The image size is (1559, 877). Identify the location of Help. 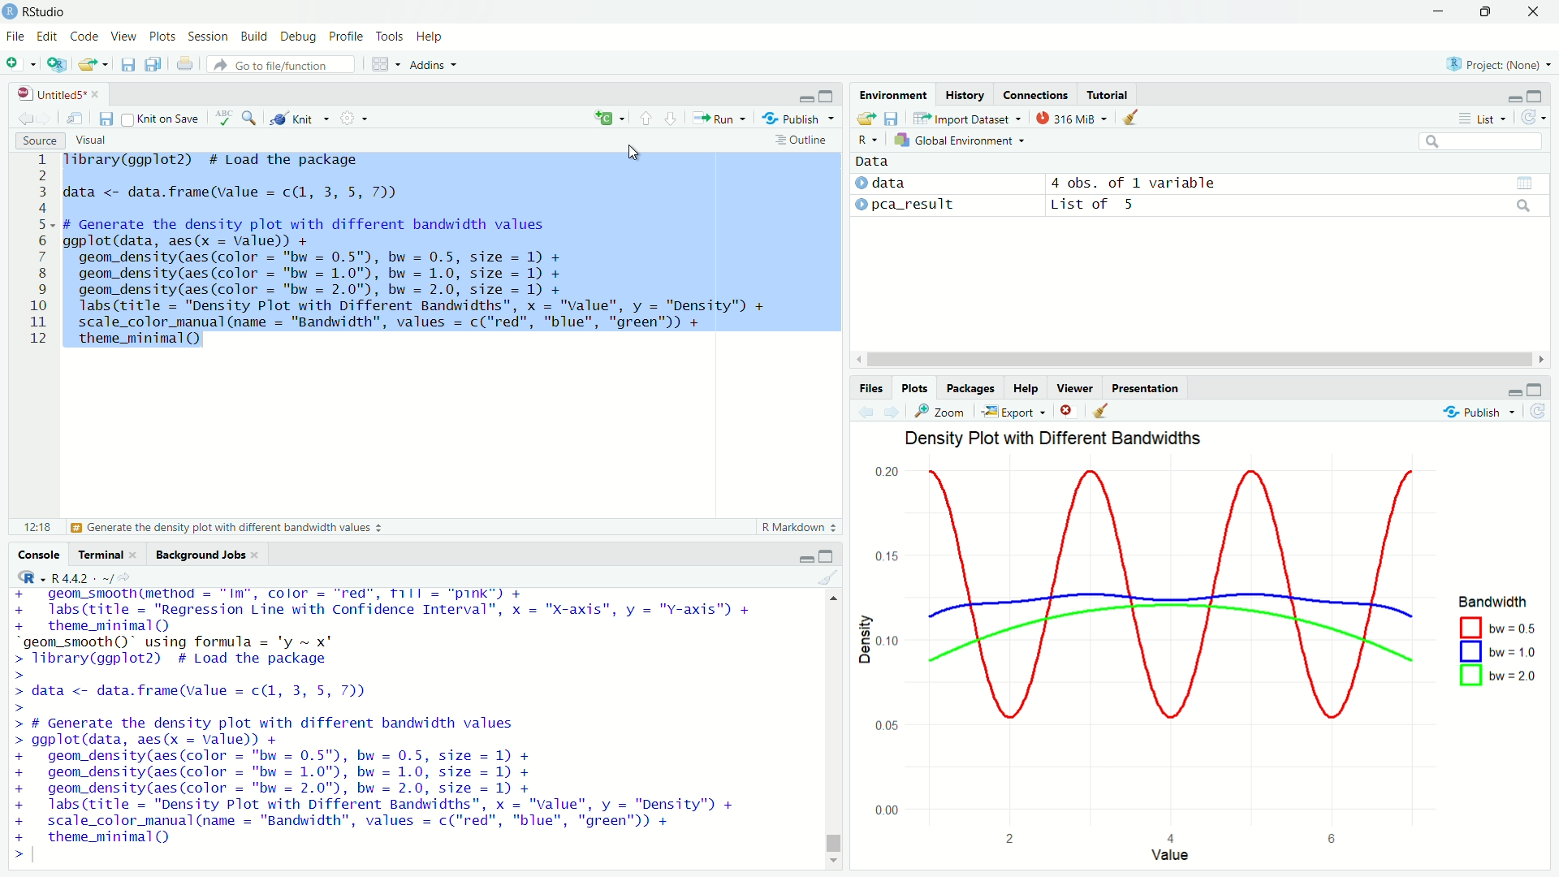
(430, 37).